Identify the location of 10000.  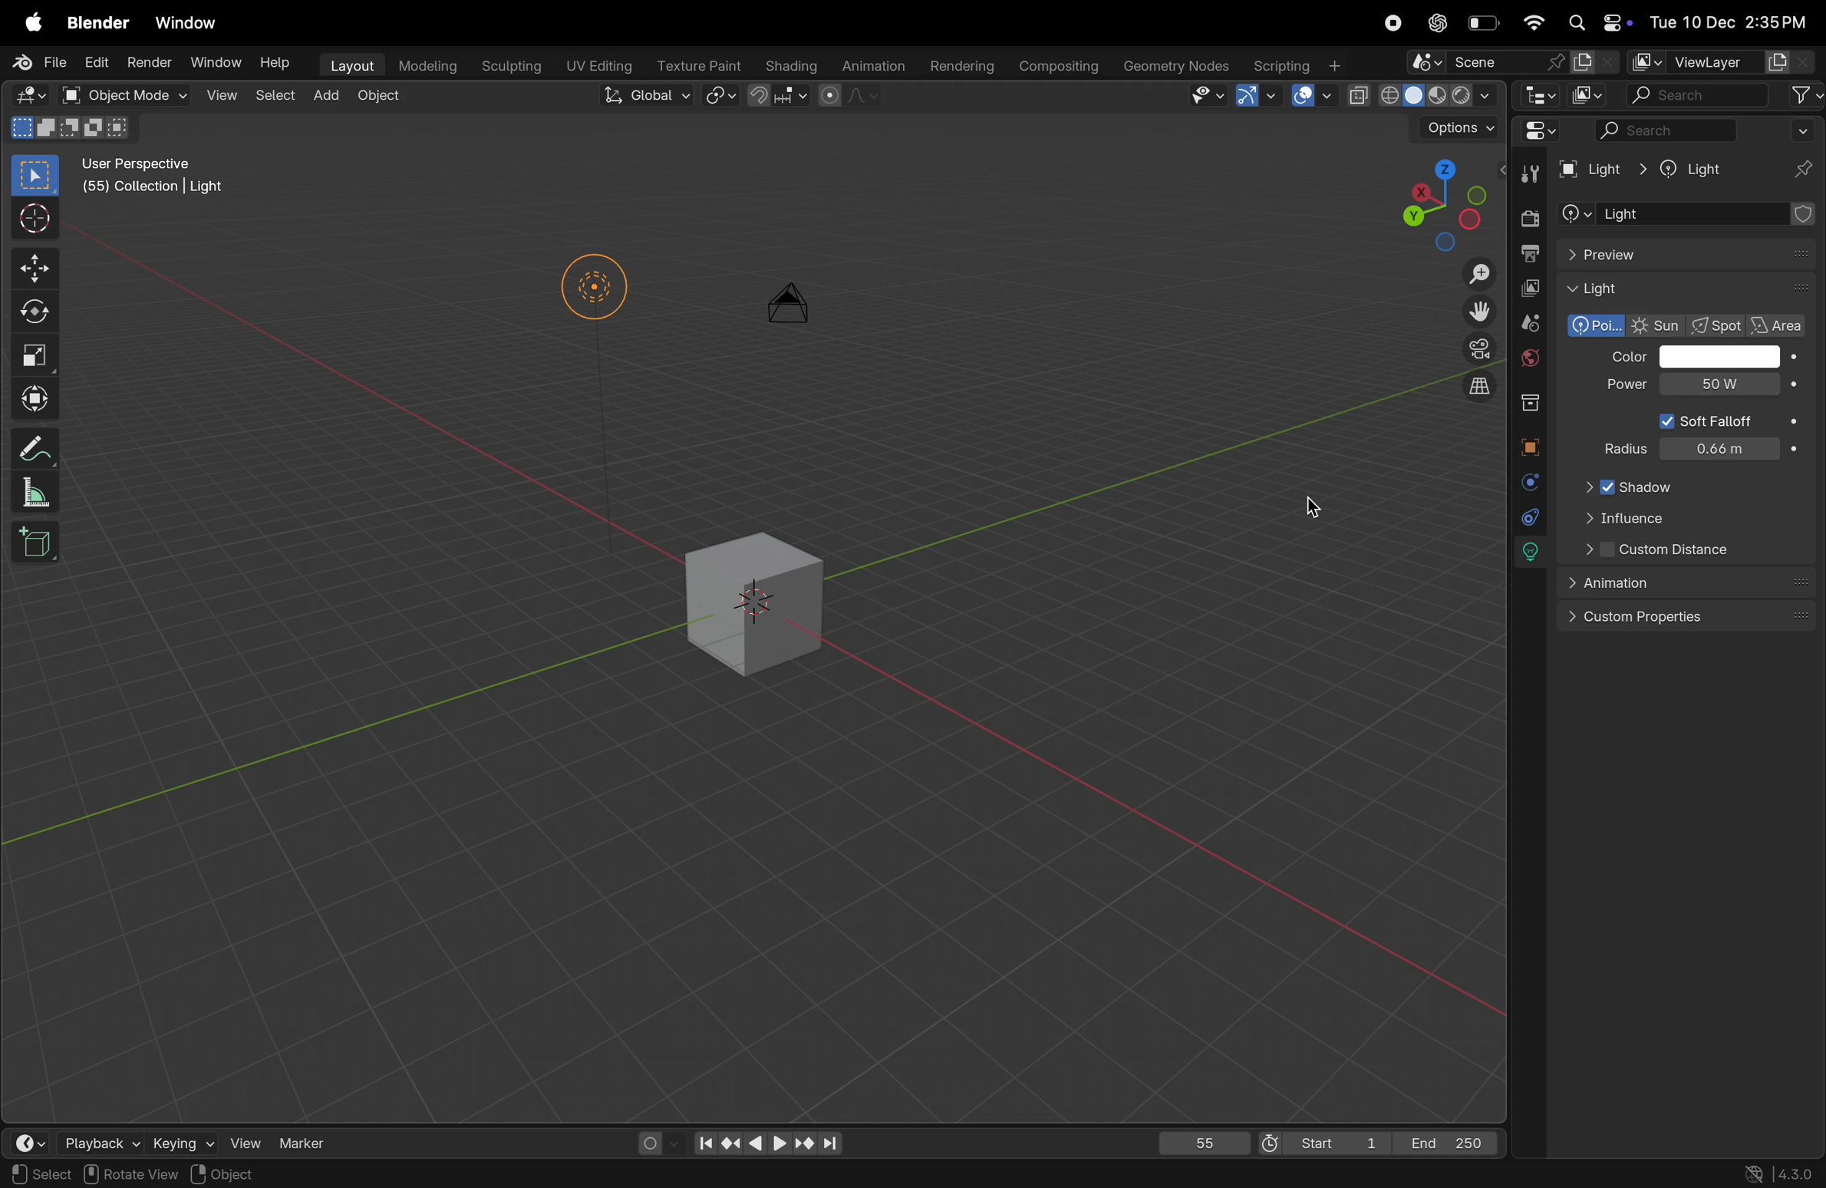
(1729, 386).